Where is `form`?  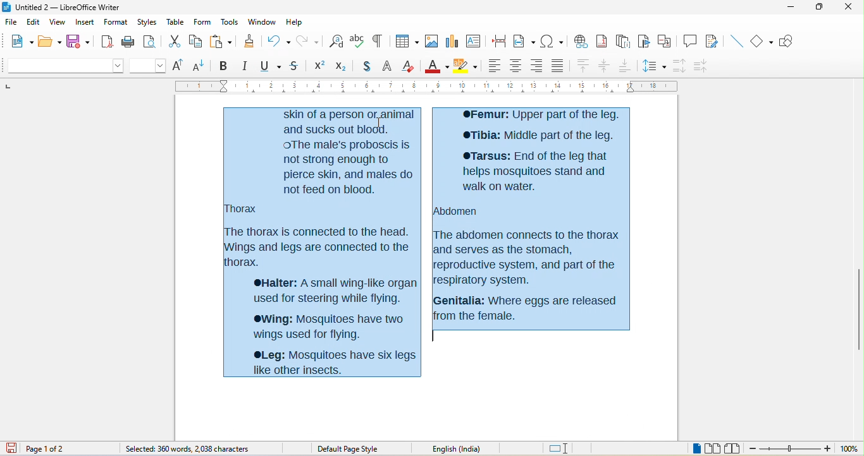 form is located at coordinates (201, 21).